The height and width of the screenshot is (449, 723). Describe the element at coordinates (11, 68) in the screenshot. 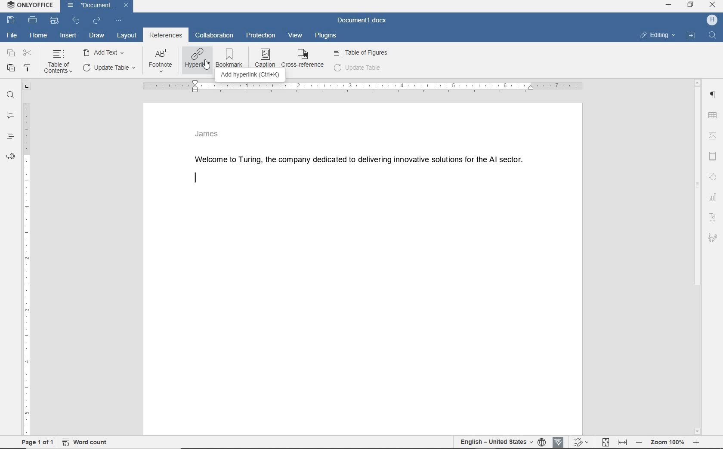

I see `paste` at that location.